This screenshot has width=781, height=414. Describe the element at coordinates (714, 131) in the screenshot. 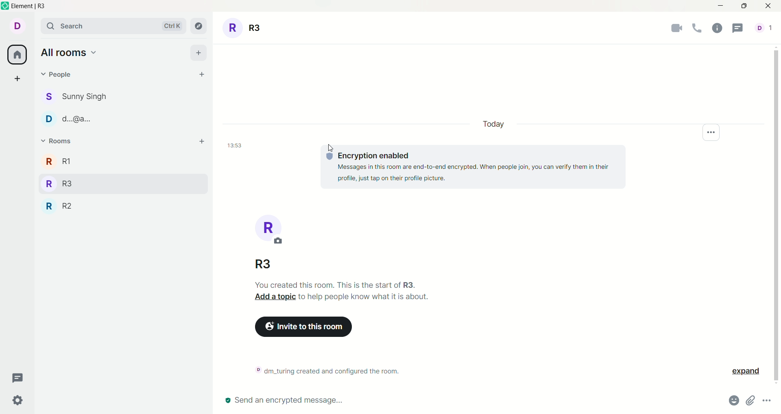

I see `options` at that location.